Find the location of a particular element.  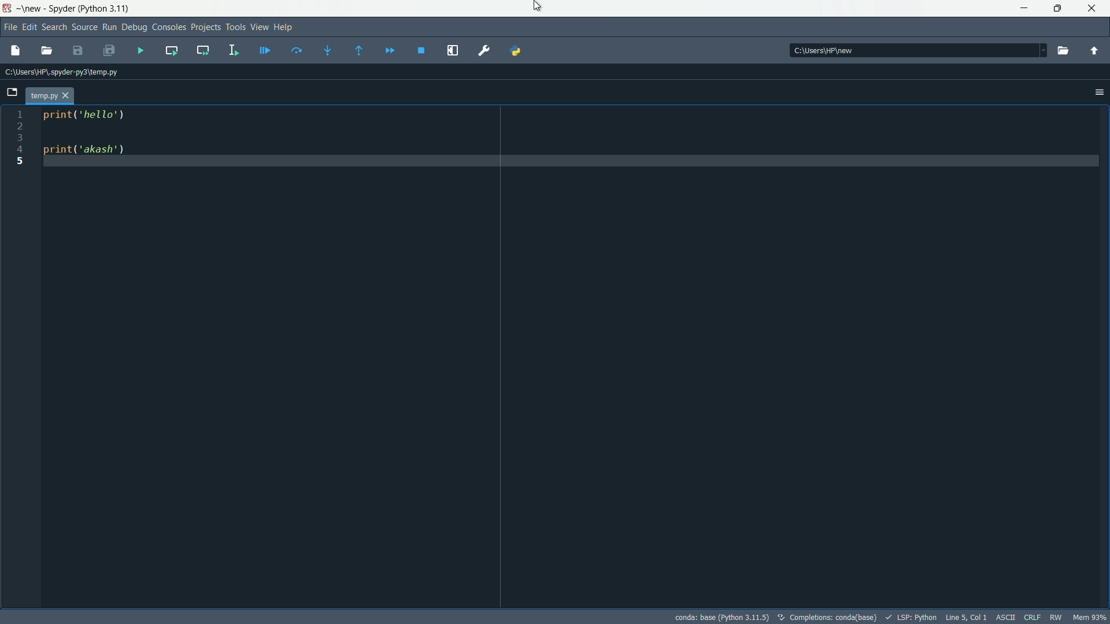

maximize is located at coordinates (1059, 9).